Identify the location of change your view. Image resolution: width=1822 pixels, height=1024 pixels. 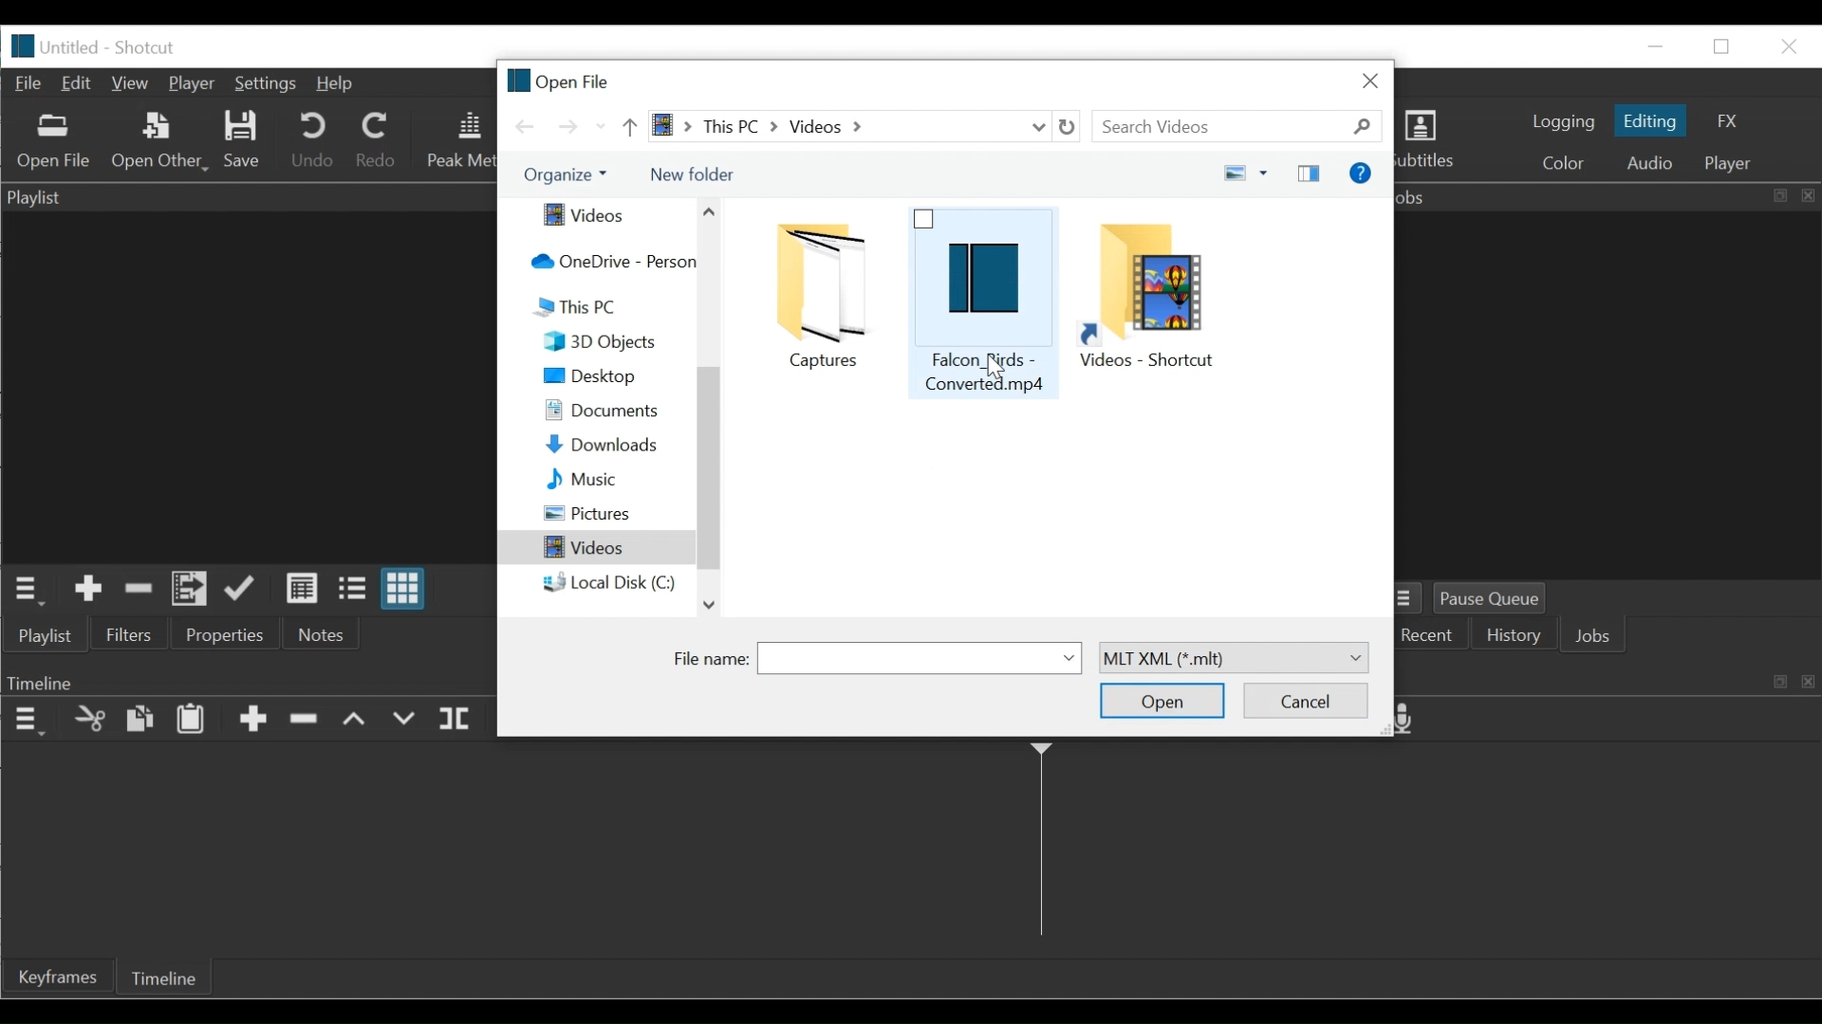
(1229, 174).